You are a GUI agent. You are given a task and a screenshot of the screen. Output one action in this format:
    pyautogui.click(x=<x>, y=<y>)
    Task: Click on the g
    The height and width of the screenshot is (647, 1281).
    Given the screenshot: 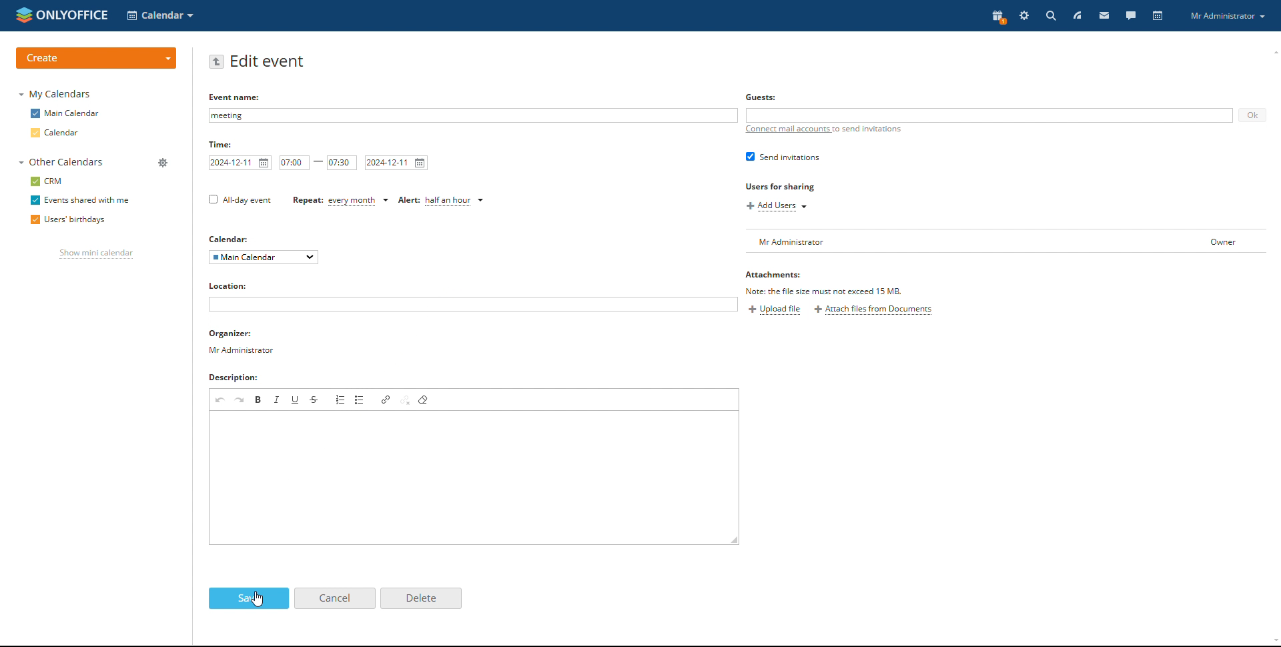 What is the action you would take?
    pyautogui.click(x=757, y=97)
    